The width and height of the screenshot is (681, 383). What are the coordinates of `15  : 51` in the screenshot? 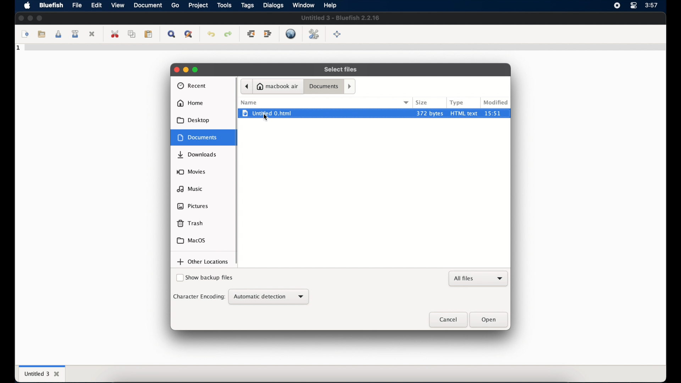 It's located at (497, 113).